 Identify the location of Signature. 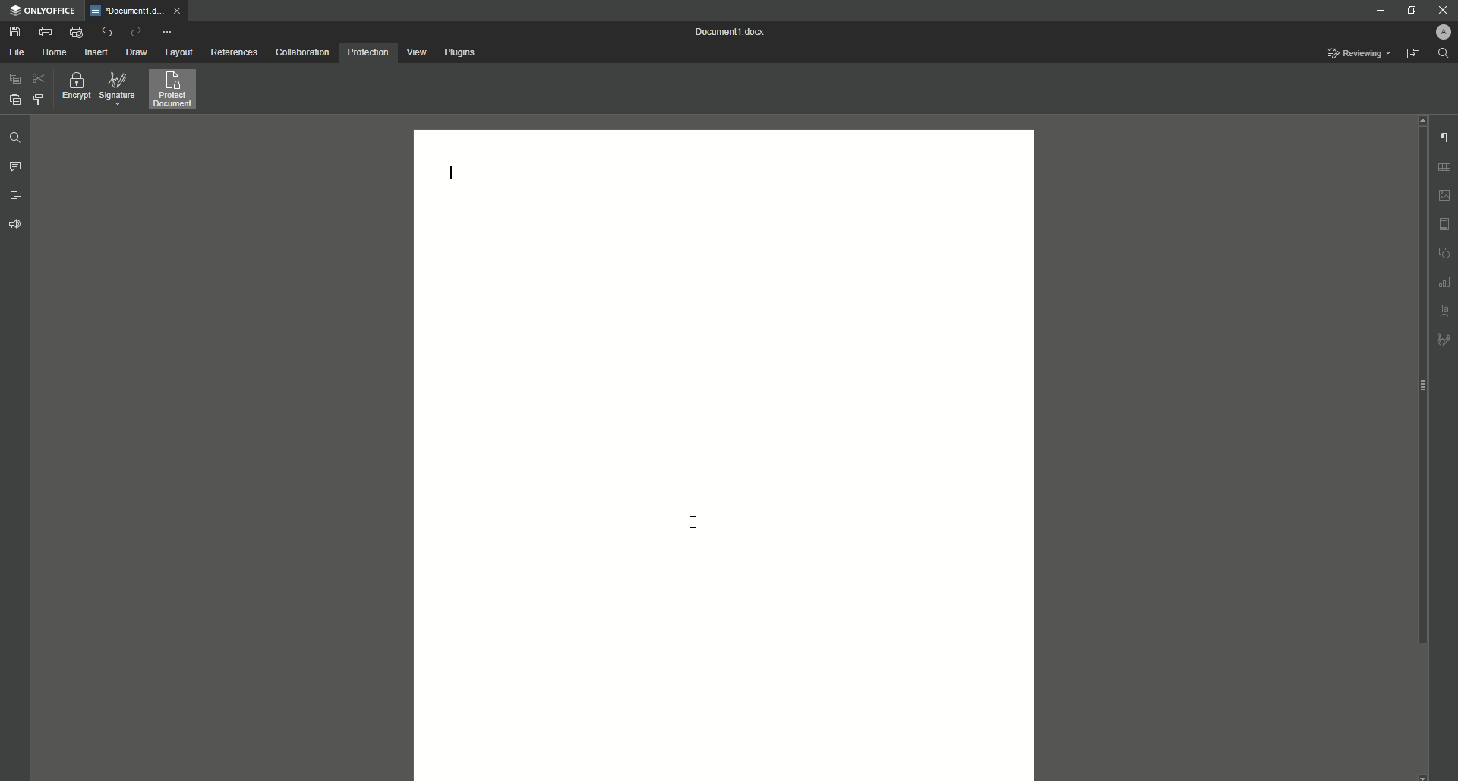
(118, 89).